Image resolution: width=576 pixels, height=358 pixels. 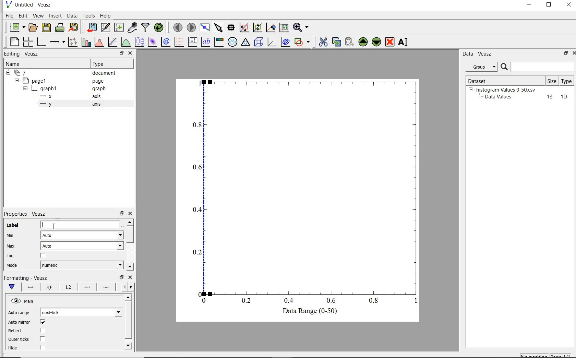 What do you see at coordinates (55, 16) in the screenshot?
I see `insert` at bounding box center [55, 16].